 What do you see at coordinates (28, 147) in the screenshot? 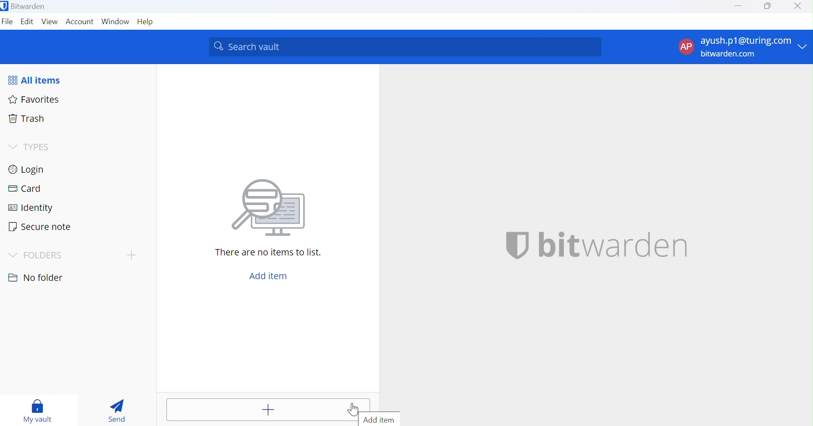
I see `TYPES` at bounding box center [28, 147].